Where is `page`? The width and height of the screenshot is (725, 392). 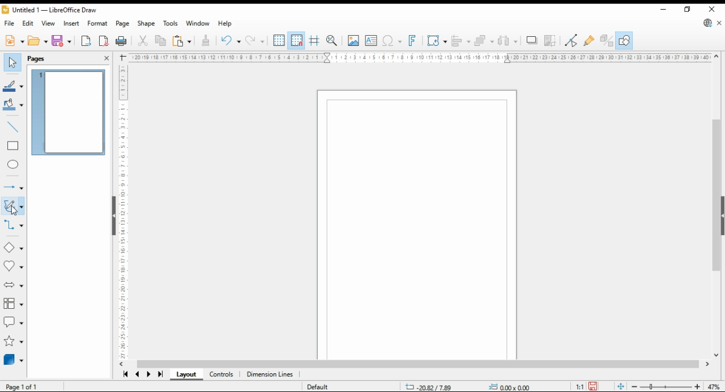
page is located at coordinates (122, 23).